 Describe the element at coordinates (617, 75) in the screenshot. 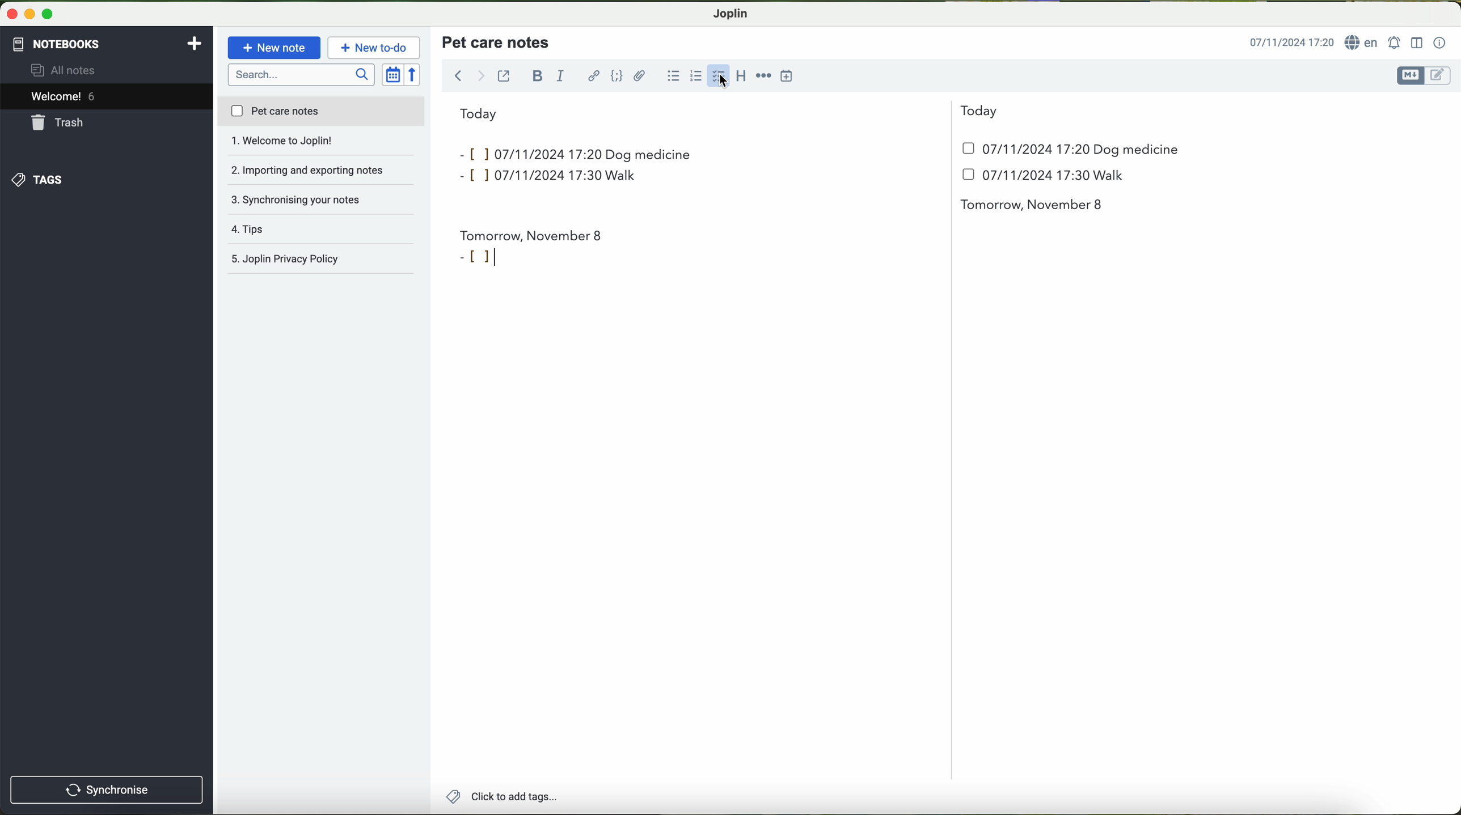

I see `code` at that location.